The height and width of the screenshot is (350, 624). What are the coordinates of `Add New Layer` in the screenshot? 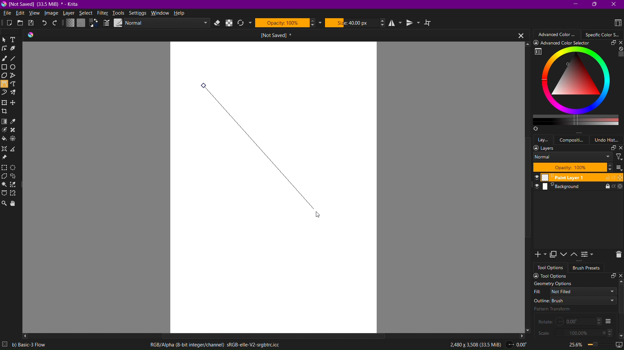 It's located at (539, 255).